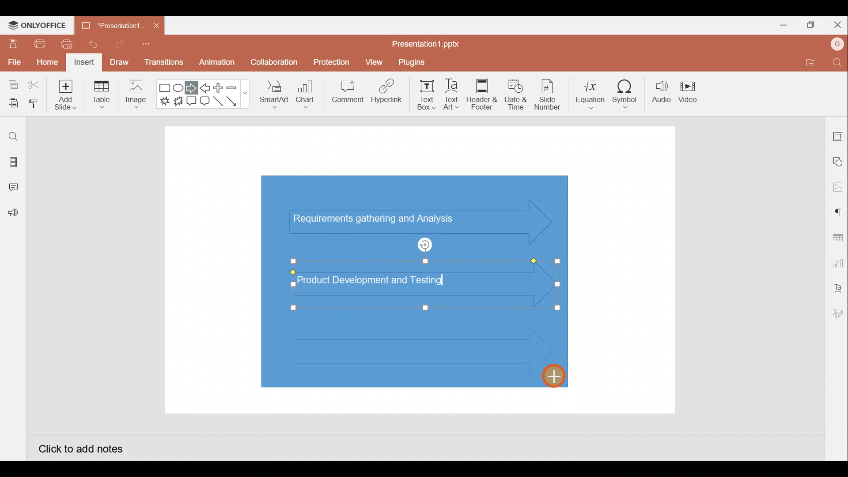 The image size is (848, 477). What do you see at coordinates (206, 88) in the screenshot?
I see `Left arrow` at bounding box center [206, 88].